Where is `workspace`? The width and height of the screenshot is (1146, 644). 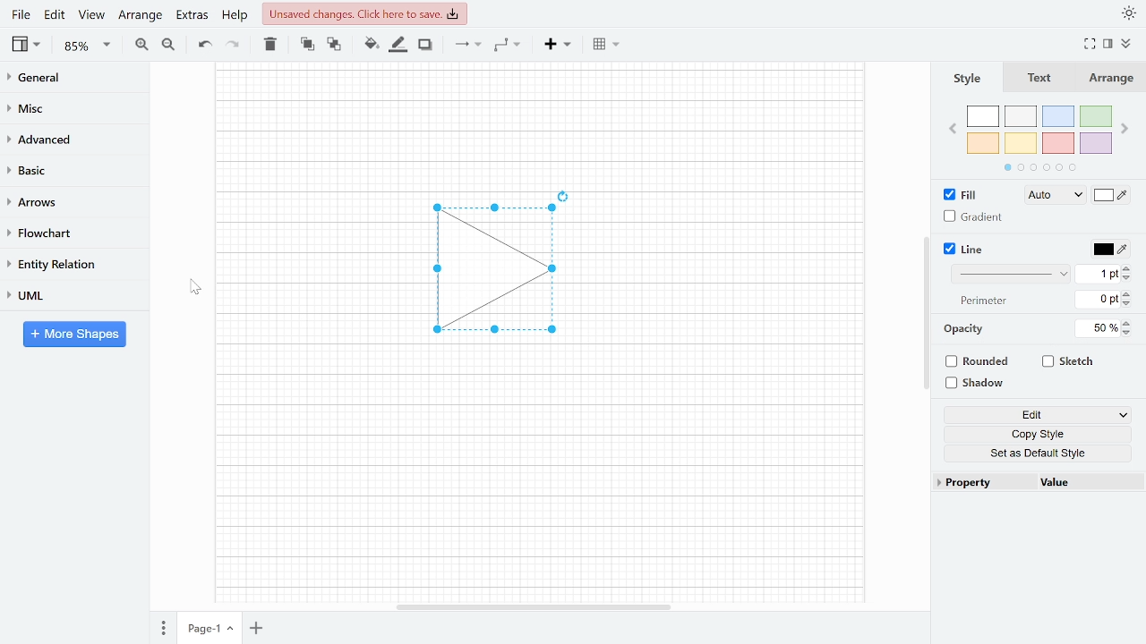
workspace is located at coordinates (538, 479).